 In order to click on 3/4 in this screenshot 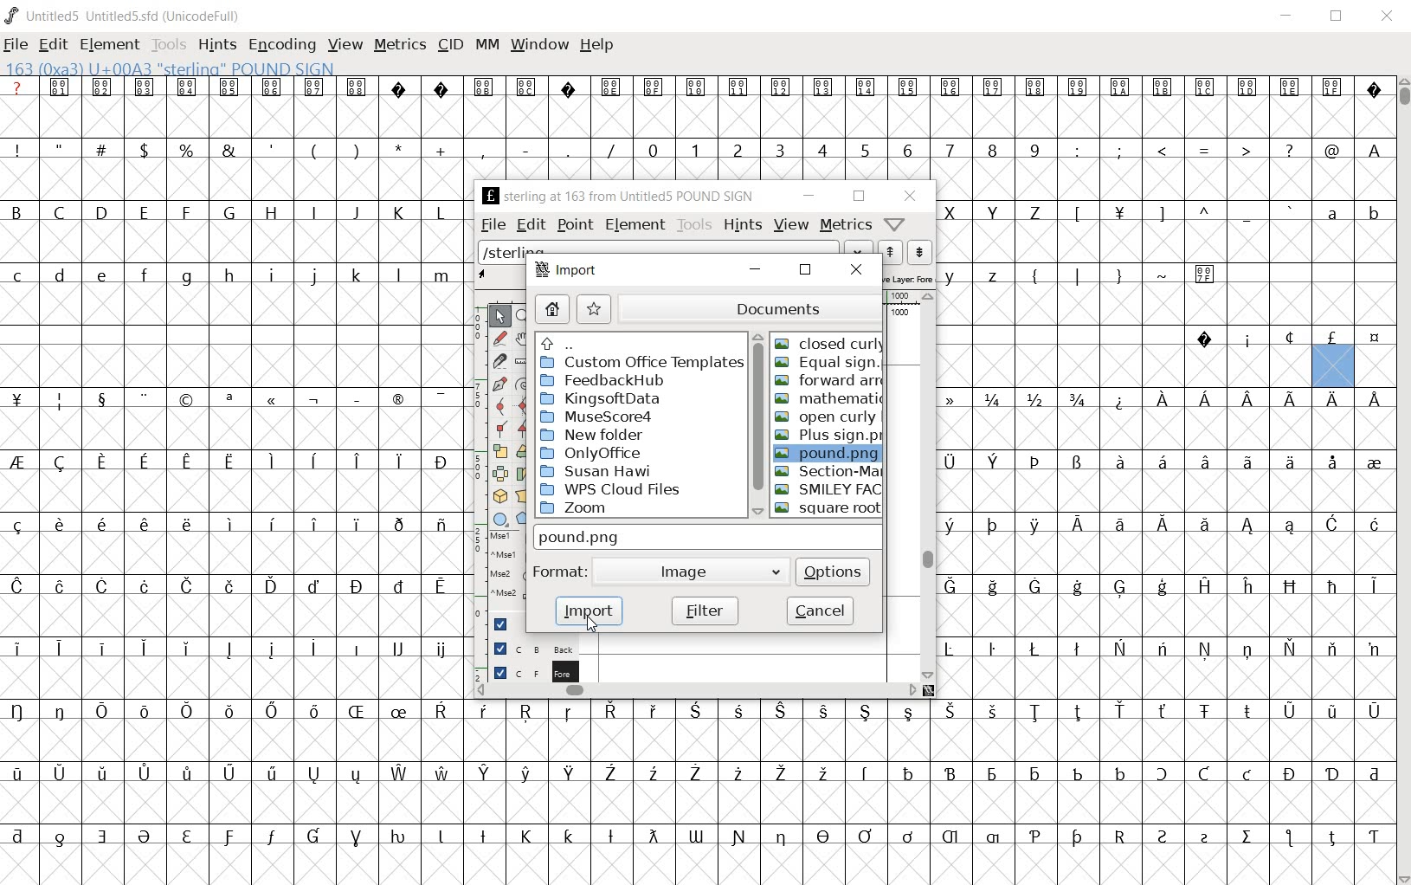, I will do `click(1075, 399)`.